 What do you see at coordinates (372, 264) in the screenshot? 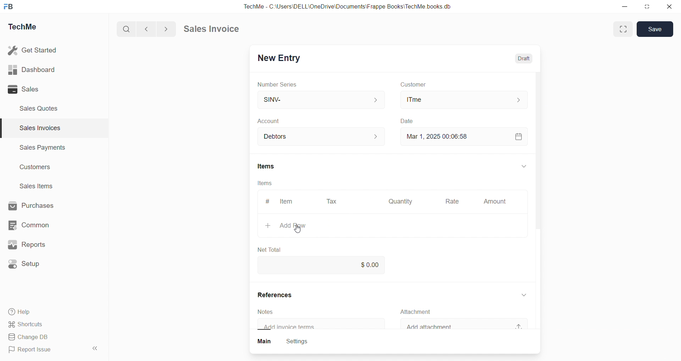
I see `$0.00` at bounding box center [372, 264].